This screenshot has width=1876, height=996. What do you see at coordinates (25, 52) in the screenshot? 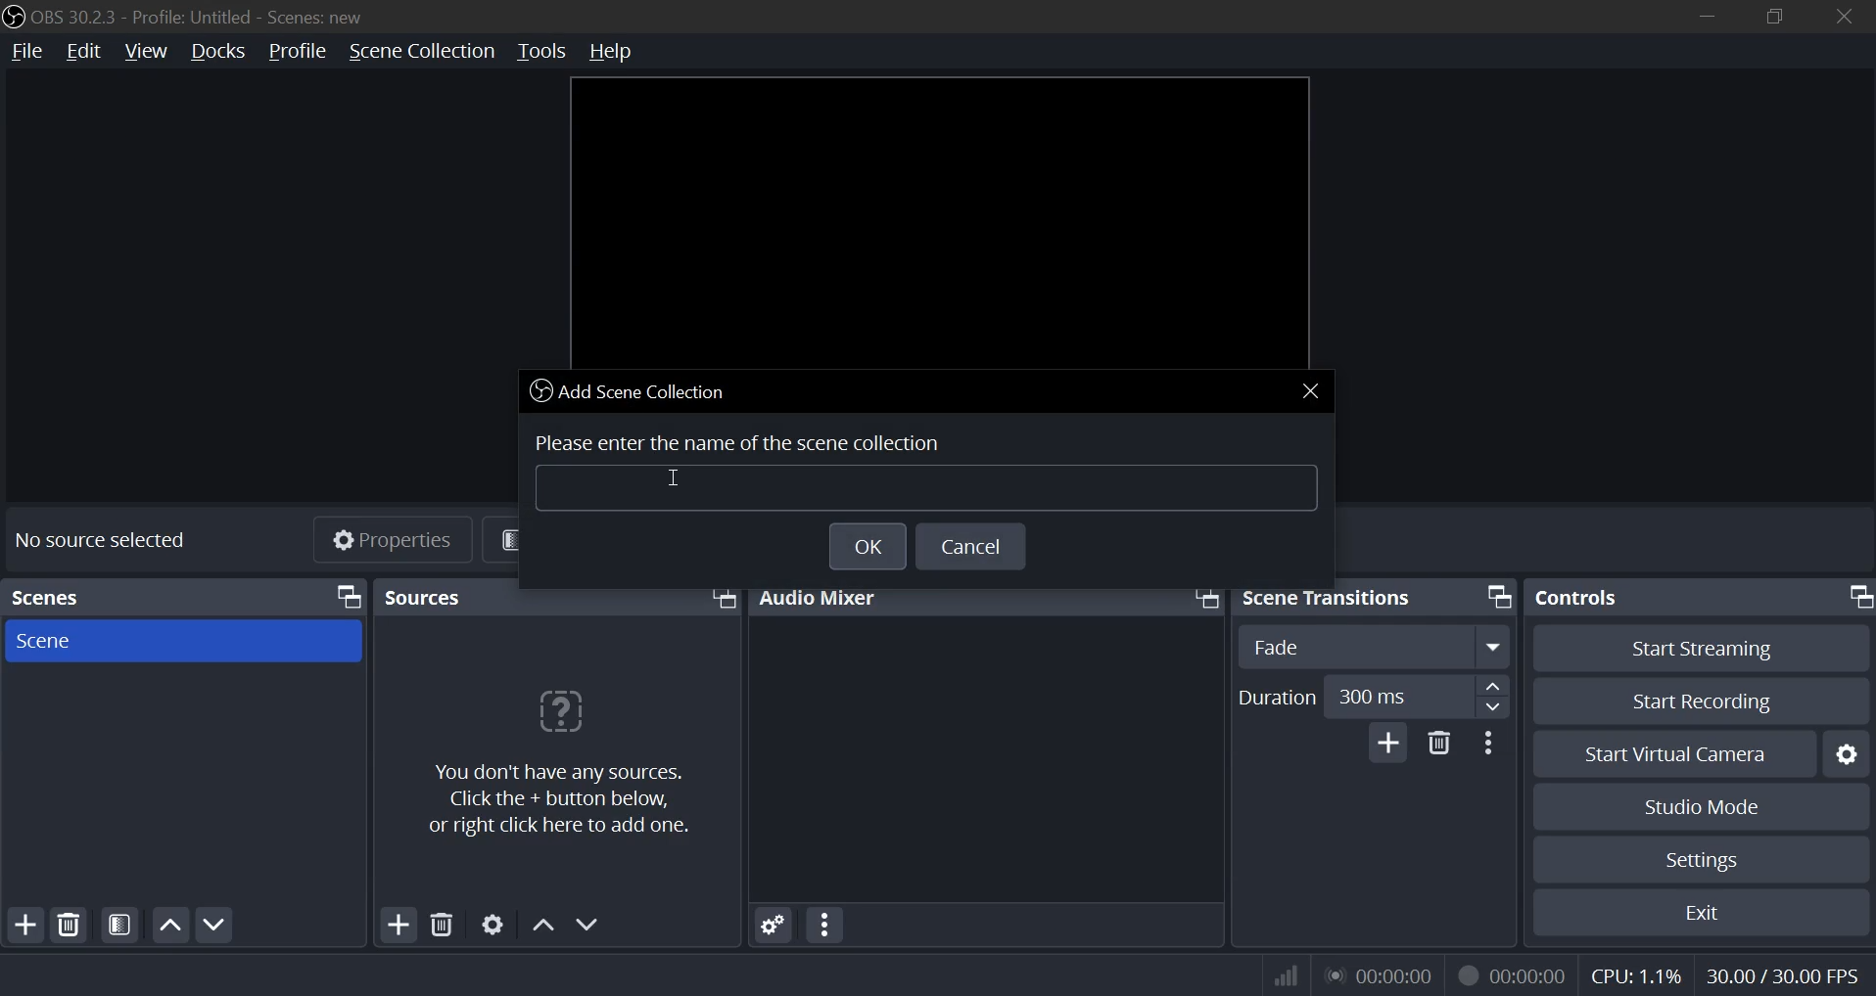
I see `file` at bounding box center [25, 52].